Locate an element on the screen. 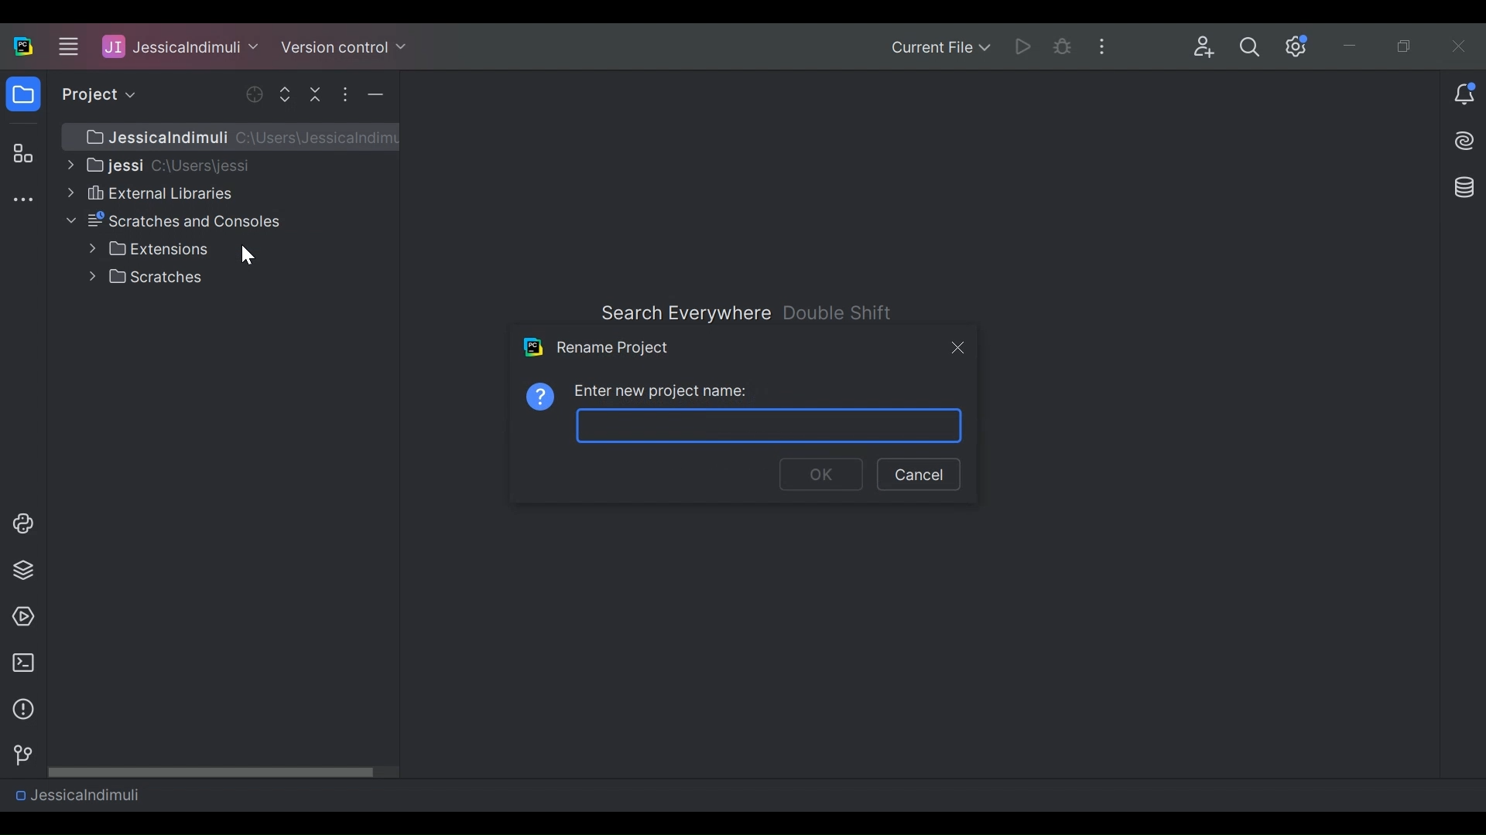 This screenshot has height=835, width=1486. Close is located at coordinates (1460, 46).